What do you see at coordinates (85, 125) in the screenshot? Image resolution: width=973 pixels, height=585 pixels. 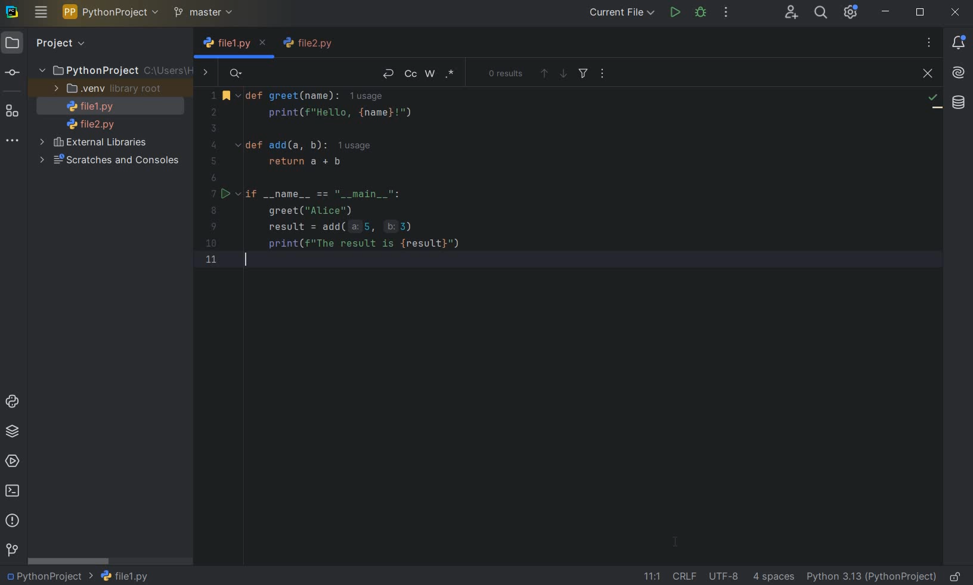 I see `FILE NAME 2` at bounding box center [85, 125].